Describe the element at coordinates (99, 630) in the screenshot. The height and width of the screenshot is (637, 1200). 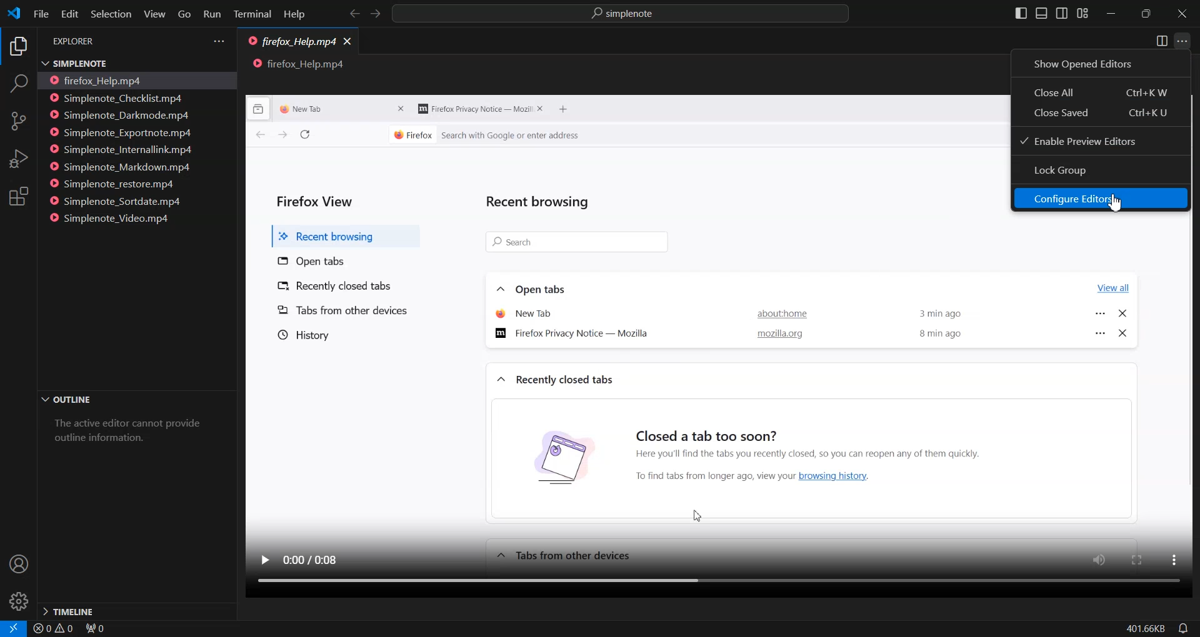
I see `No Port Forwarded` at that location.